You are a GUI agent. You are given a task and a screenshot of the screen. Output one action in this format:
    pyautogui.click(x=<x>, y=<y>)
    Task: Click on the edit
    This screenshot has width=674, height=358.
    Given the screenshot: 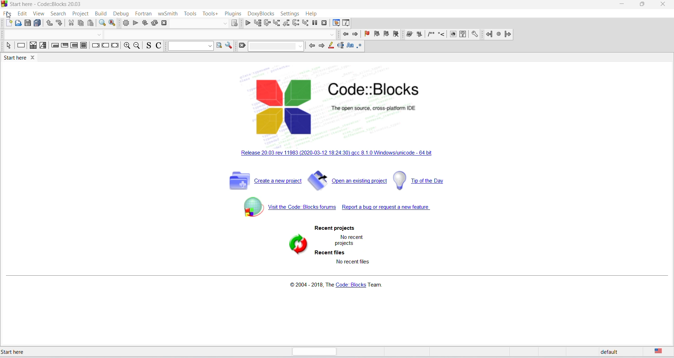 What is the action you would take?
    pyautogui.click(x=22, y=13)
    